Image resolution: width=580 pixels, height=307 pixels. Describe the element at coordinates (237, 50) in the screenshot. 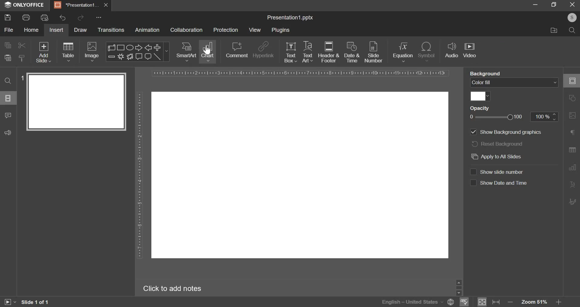

I see `comment` at that location.